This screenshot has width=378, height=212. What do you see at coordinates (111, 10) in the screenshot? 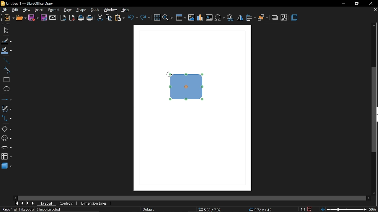
I see `window` at bounding box center [111, 10].